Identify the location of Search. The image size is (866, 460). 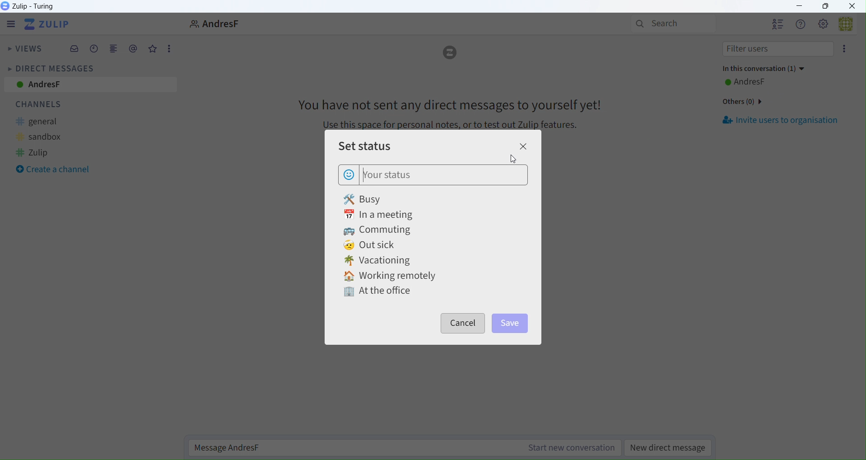
(671, 23).